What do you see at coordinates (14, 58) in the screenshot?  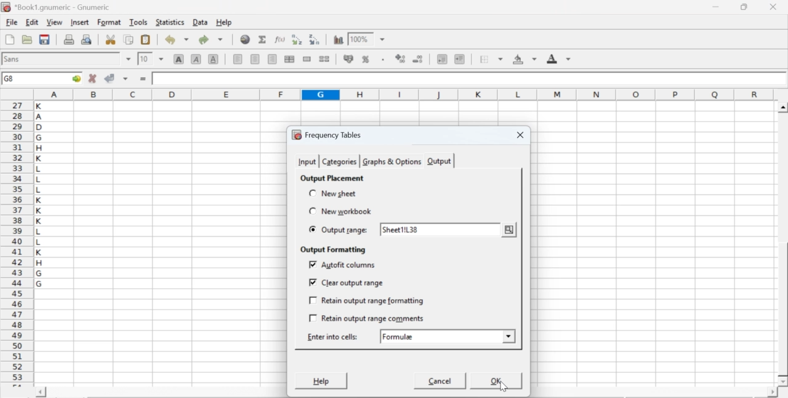 I see `font` at bounding box center [14, 58].